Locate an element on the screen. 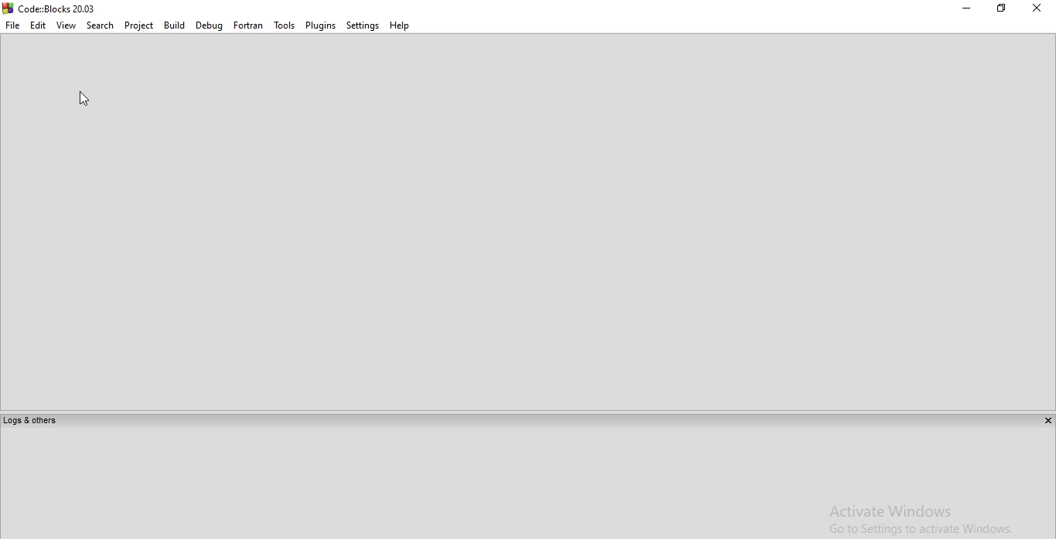  Help is located at coordinates (401, 24).